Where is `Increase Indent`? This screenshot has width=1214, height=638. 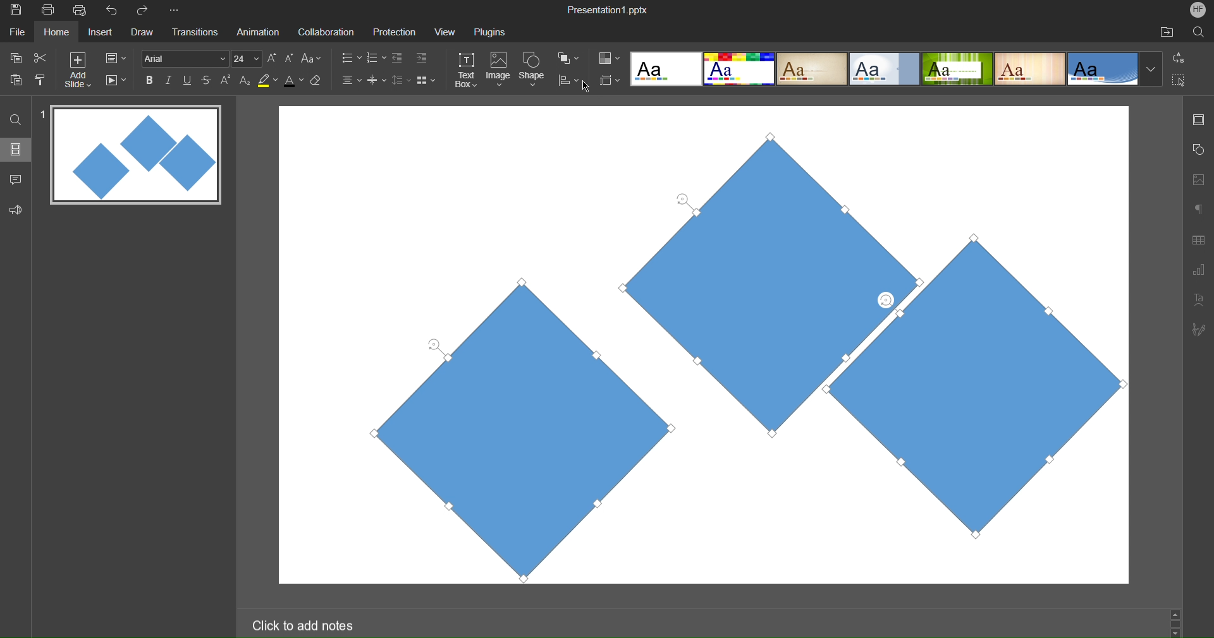
Increase Indent is located at coordinates (422, 56).